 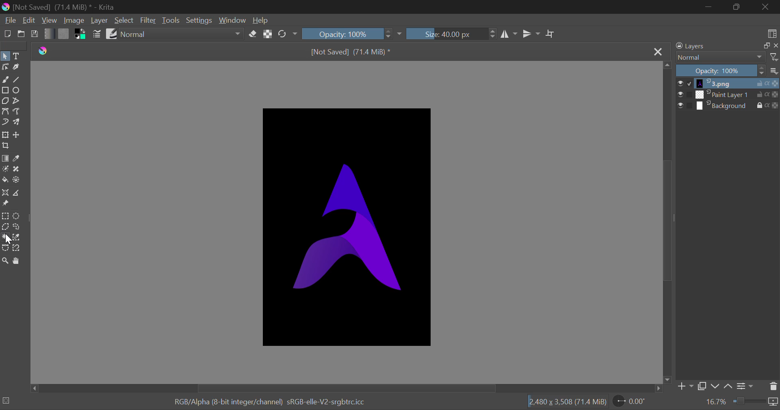 What do you see at coordinates (231, 20) in the screenshot?
I see `Window` at bounding box center [231, 20].